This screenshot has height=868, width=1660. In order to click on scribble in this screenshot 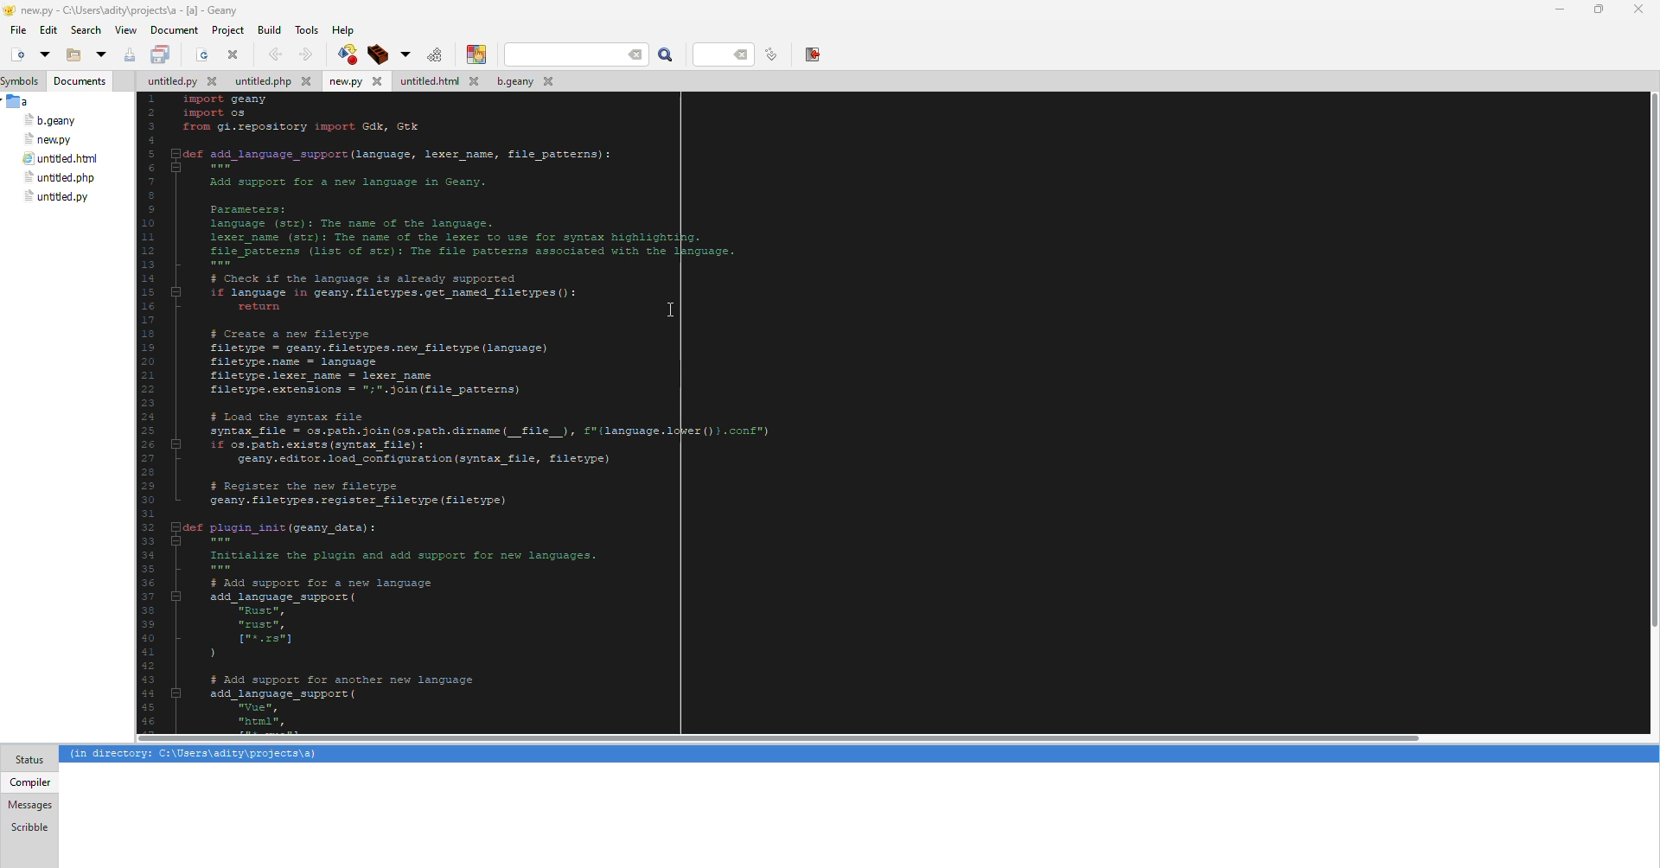, I will do `click(30, 827)`.